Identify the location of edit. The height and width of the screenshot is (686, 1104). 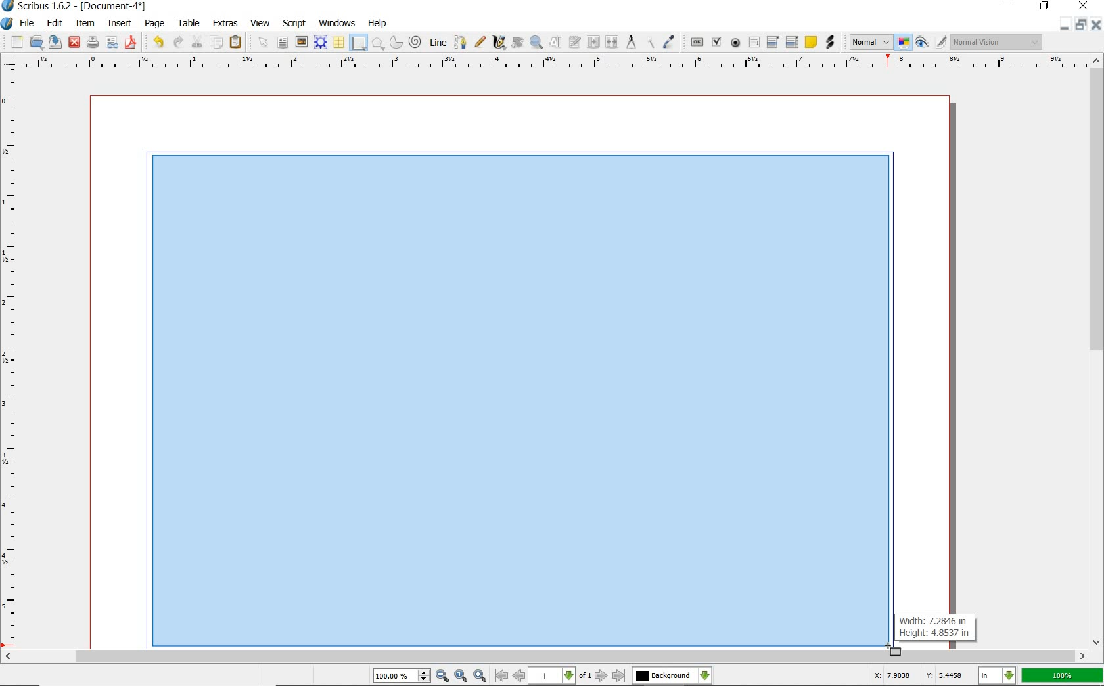
(55, 23).